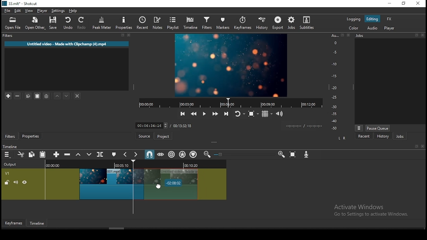  What do you see at coordinates (348, 35) in the screenshot?
I see `` at bounding box center [348, 35].